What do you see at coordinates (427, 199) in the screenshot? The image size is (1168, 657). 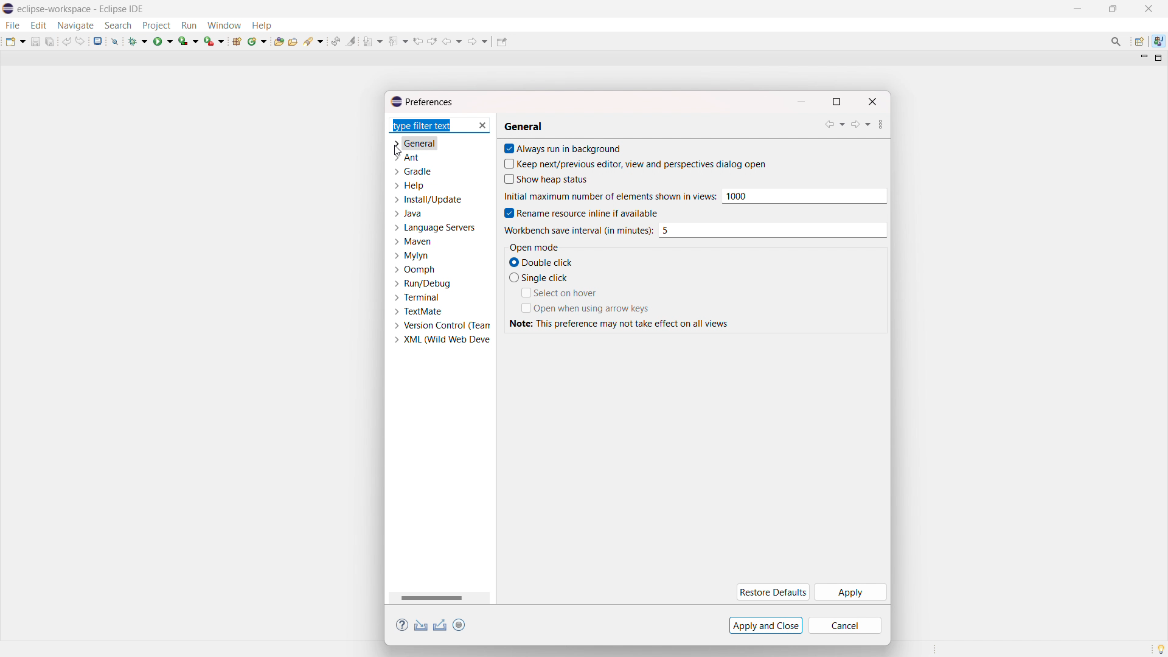 I see `install/update` at bounding box center [427, 199].